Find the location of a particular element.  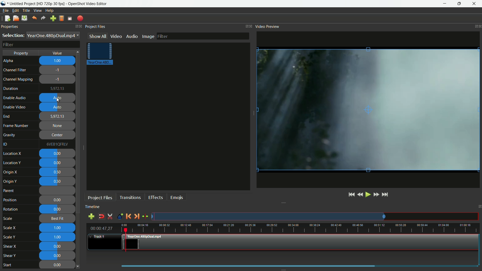

help menu is located at coordinates (50, 10).